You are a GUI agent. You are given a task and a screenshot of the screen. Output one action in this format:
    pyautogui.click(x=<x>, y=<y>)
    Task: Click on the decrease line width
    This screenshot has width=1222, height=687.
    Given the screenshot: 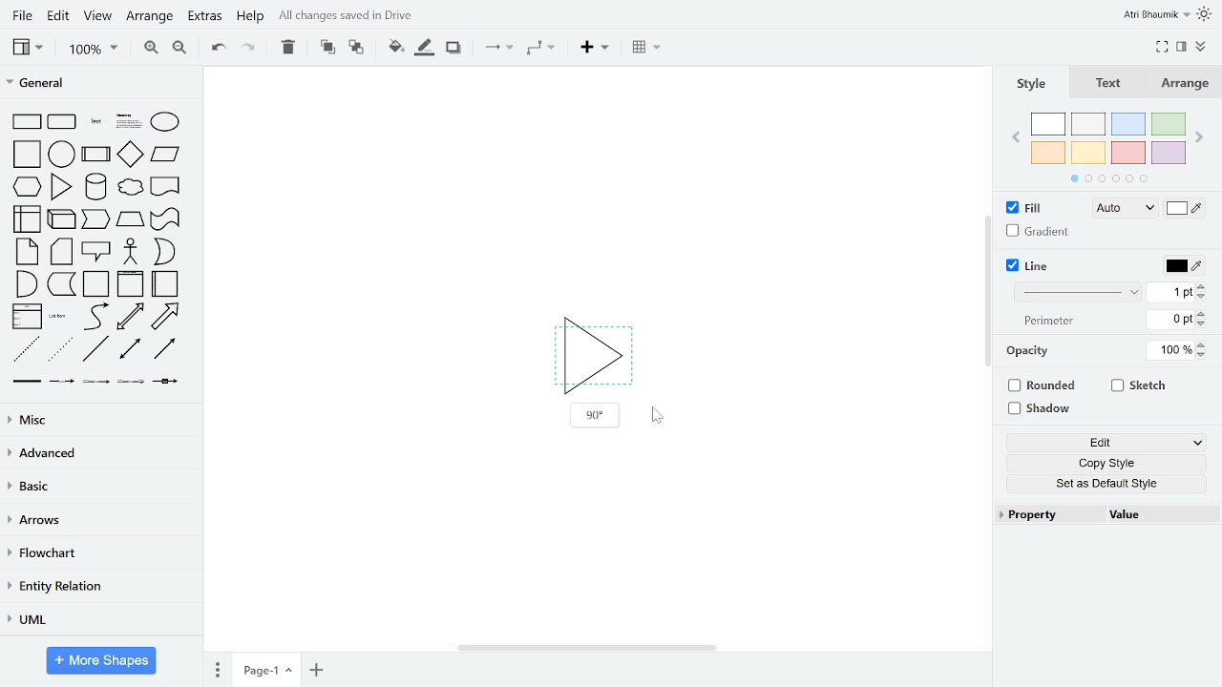 What is the action you would take?
    pyautogui.click(x=1202, y=296)
    